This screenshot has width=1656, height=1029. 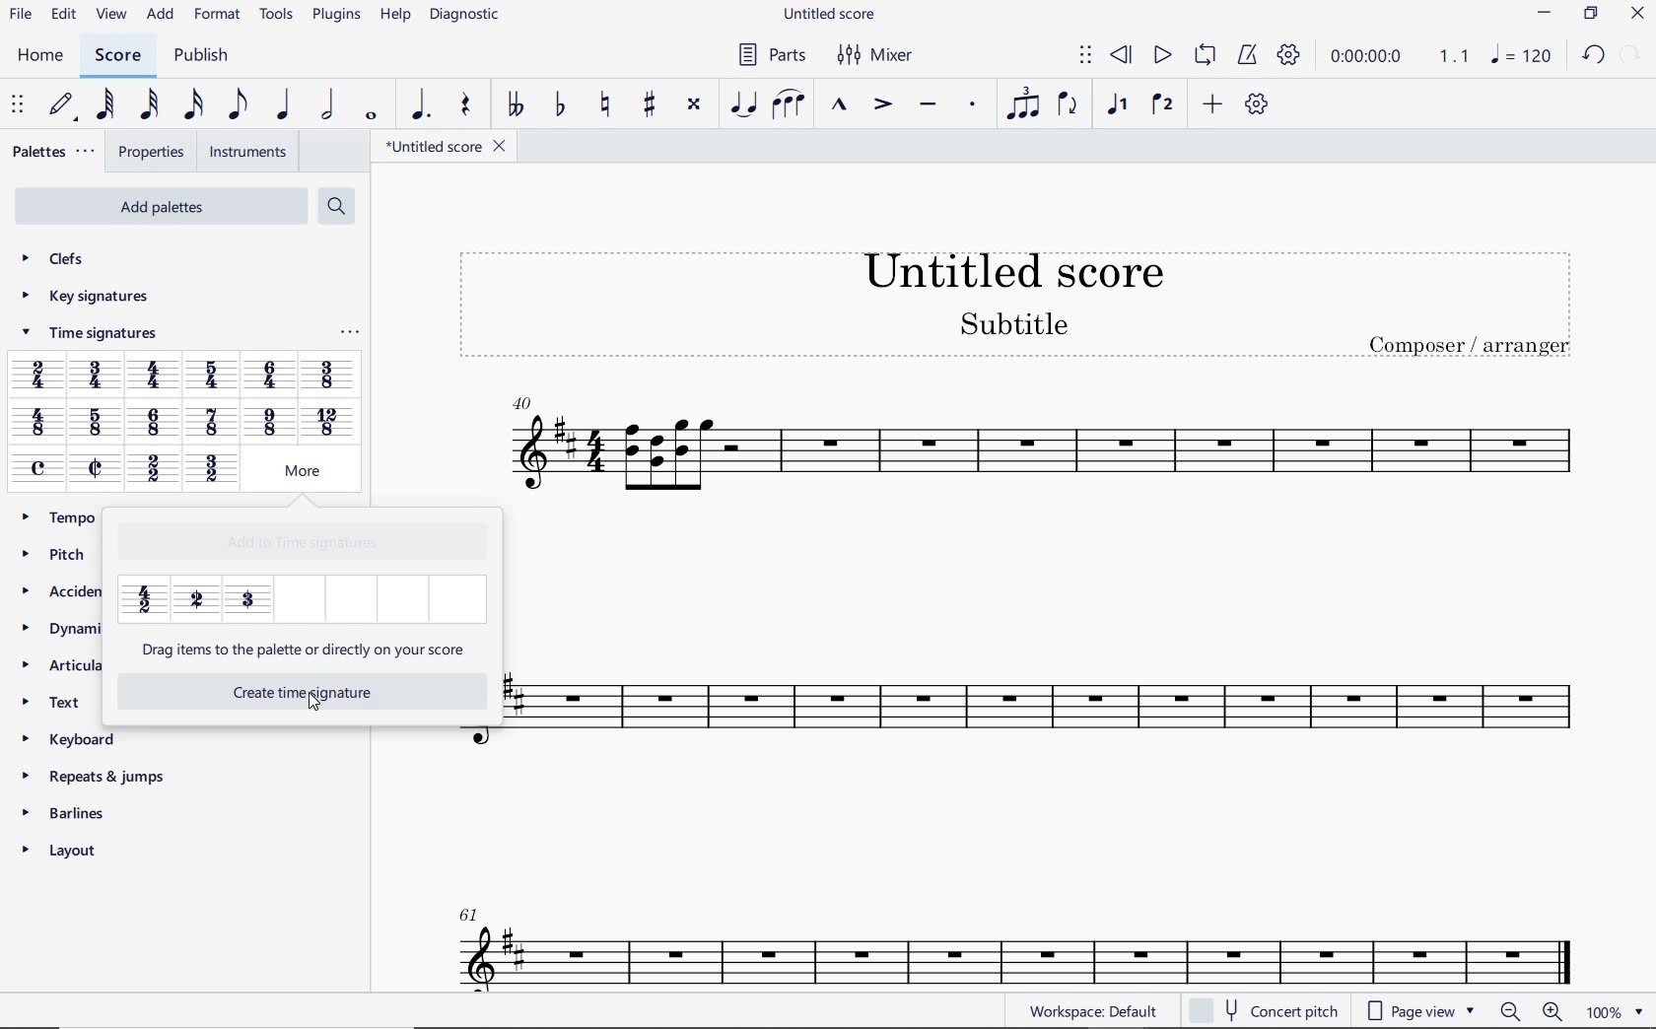 I want to click on NOTE, so click(x=1520, y=54).